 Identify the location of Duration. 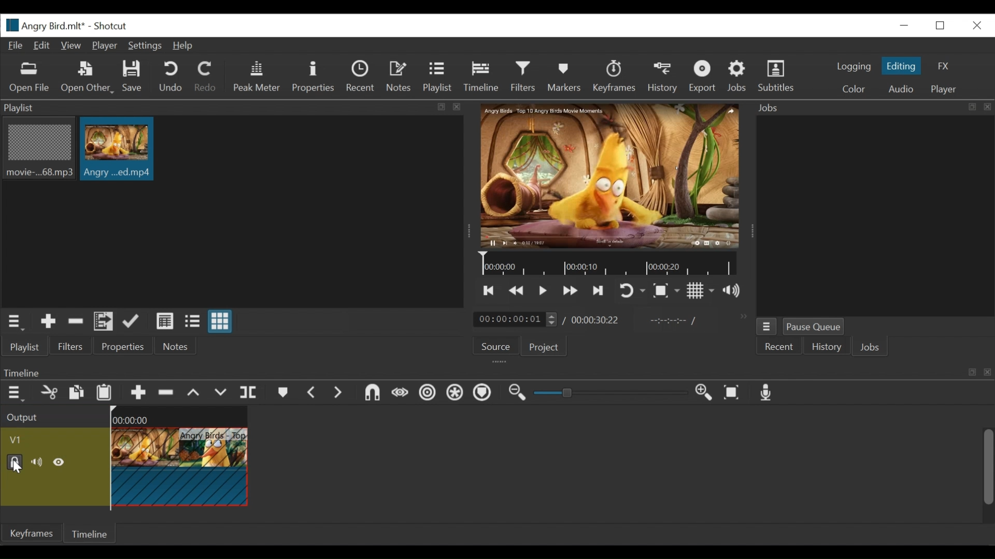
(596, 320).